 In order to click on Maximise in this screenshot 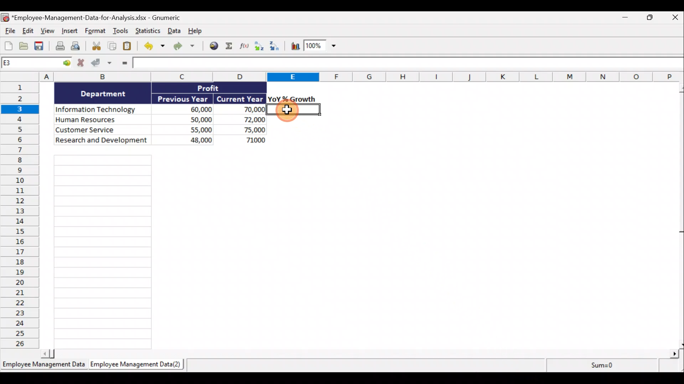, I will do `click(652, 17)`.